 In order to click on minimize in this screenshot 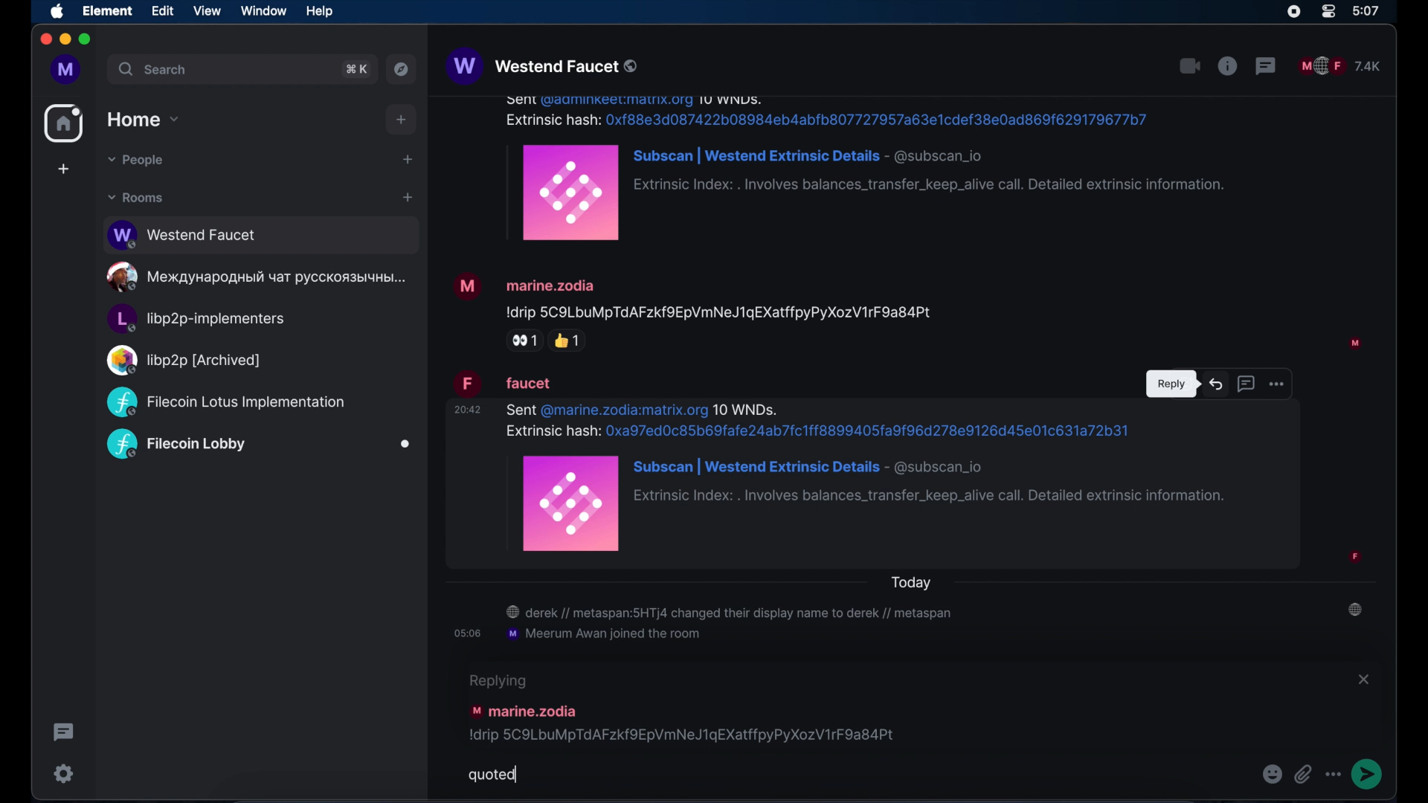, I will do `click(65, 39)`.